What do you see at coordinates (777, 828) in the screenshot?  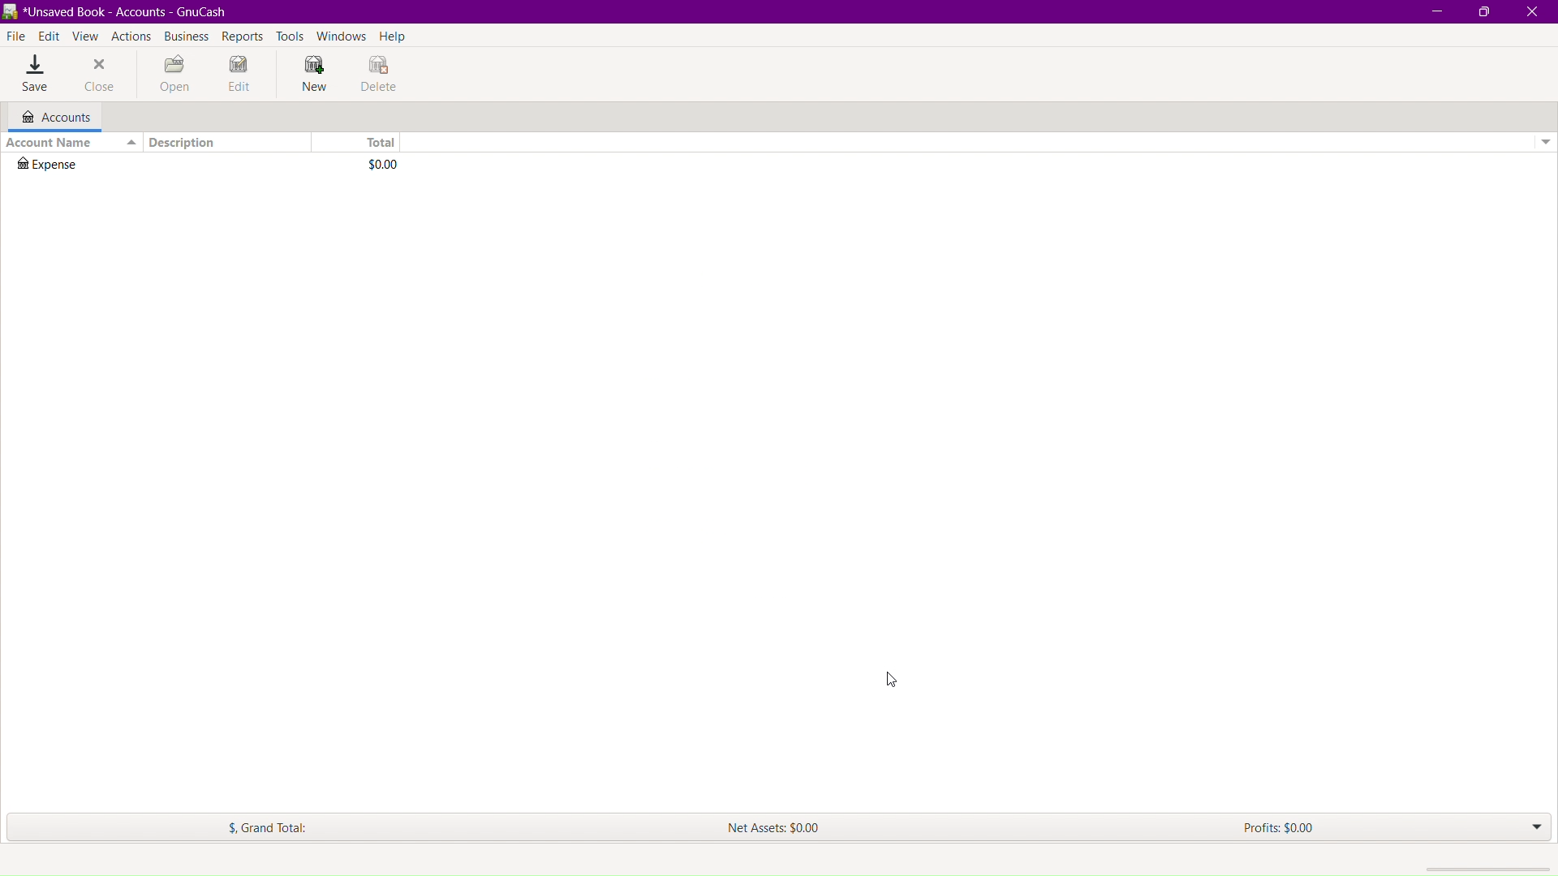 I see `Net Assets: $0.00` at bounding box center [777, 828].